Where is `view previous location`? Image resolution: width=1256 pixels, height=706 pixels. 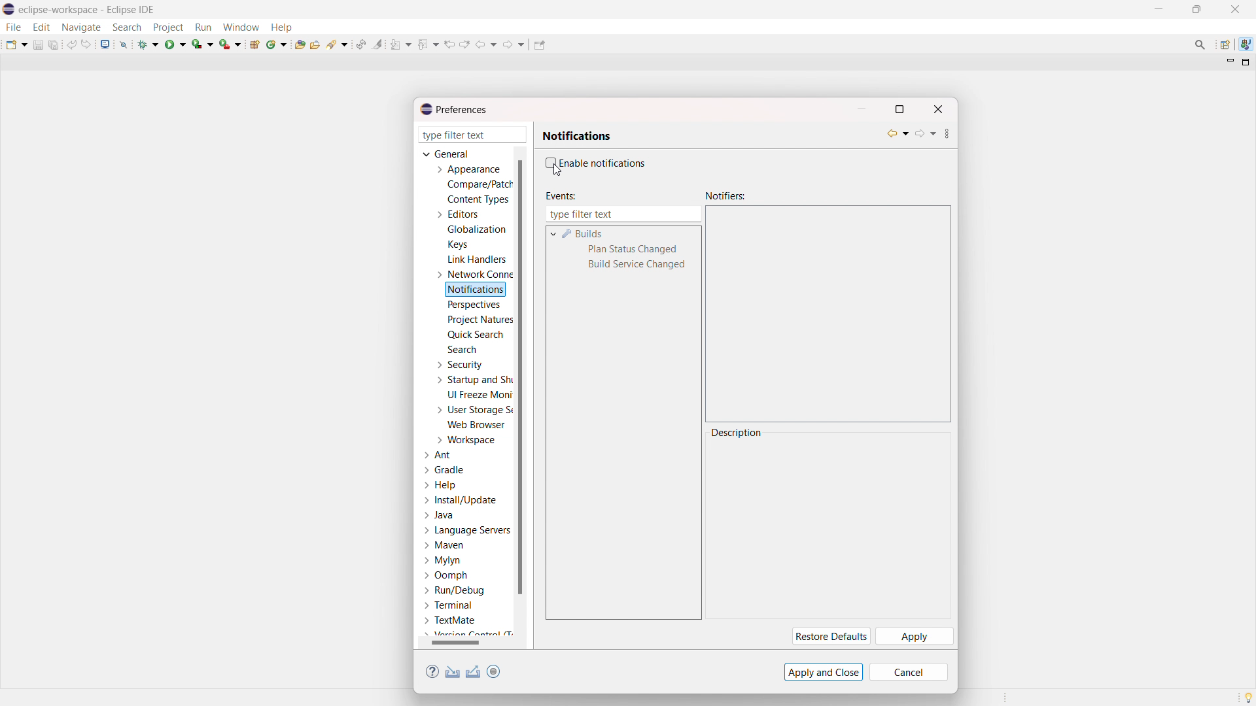
view previous location is located at coordinates (449, 44).